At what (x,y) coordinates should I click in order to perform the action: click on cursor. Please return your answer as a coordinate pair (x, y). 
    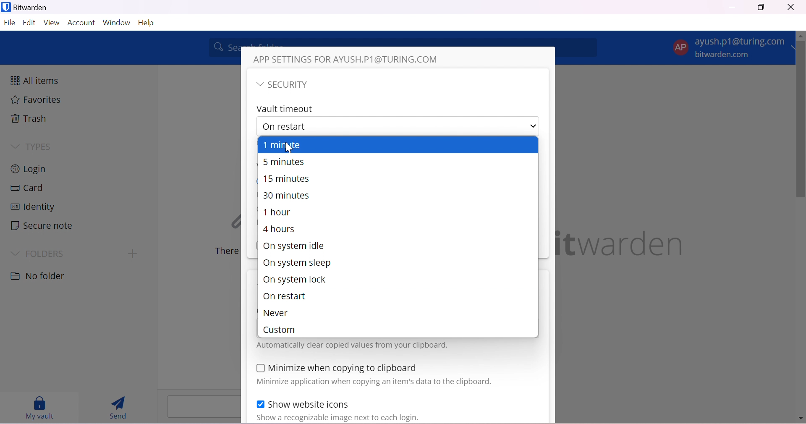
    Looking at the image, I should click on (292, 149).